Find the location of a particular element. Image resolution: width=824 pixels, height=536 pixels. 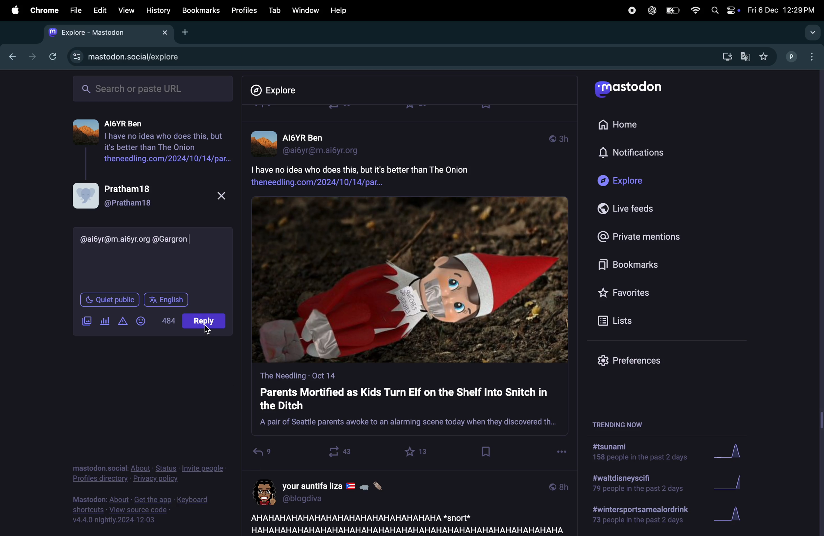

wifi is located at coordinates (695, 10).